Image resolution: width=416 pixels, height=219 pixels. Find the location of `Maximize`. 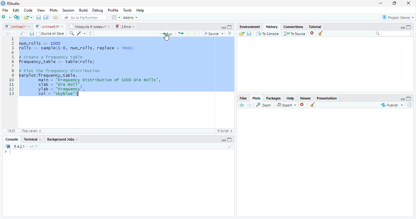

Maximize is located at coordinates (395, 3).